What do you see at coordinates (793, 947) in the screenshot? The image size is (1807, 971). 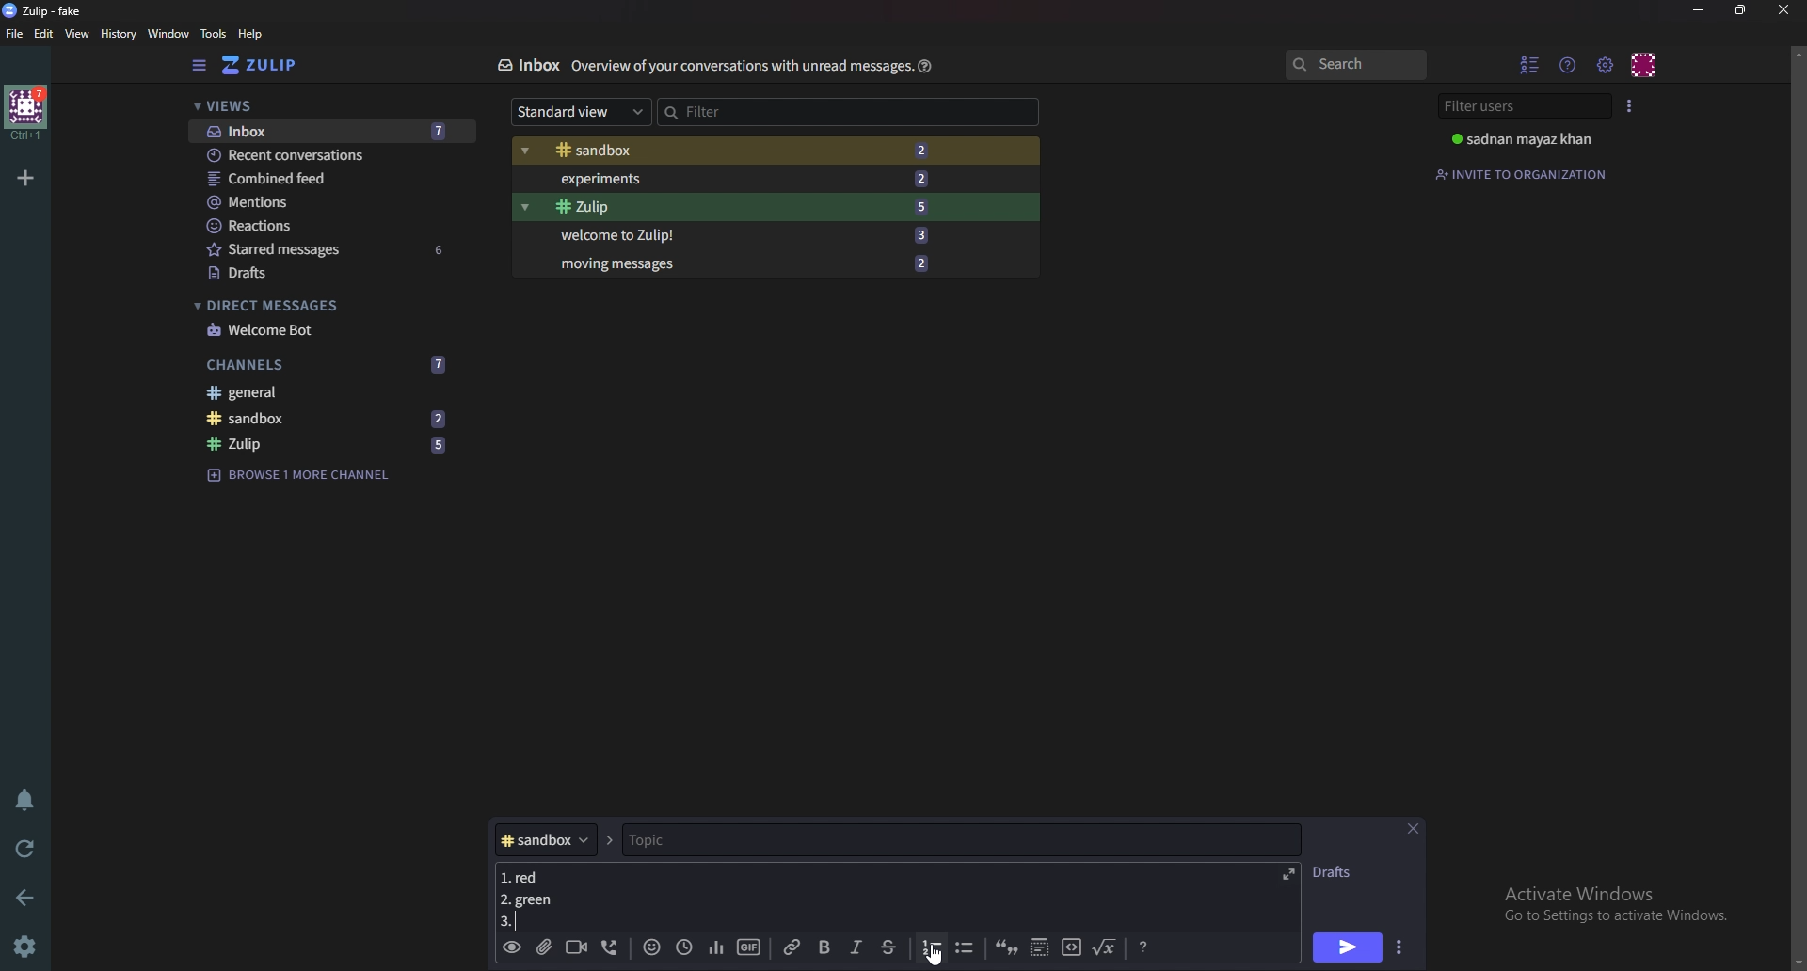 I see `link` at bounding box center [793, 947].